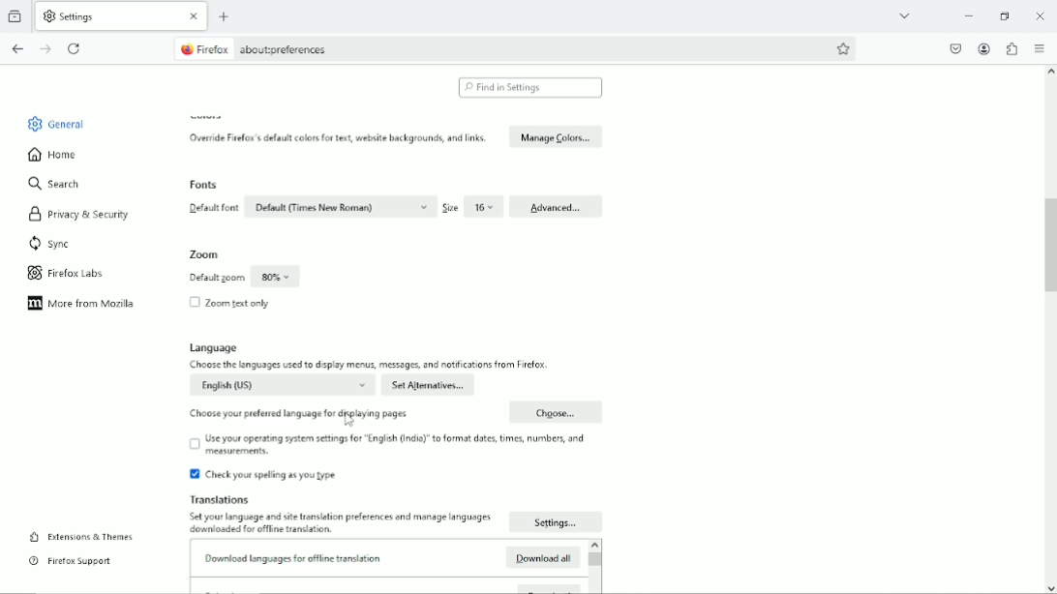 This screenshot has height=594, width=1057. Describe the element at coordinates (557, 521) in the screenshot. I see `Settings...` at that location.